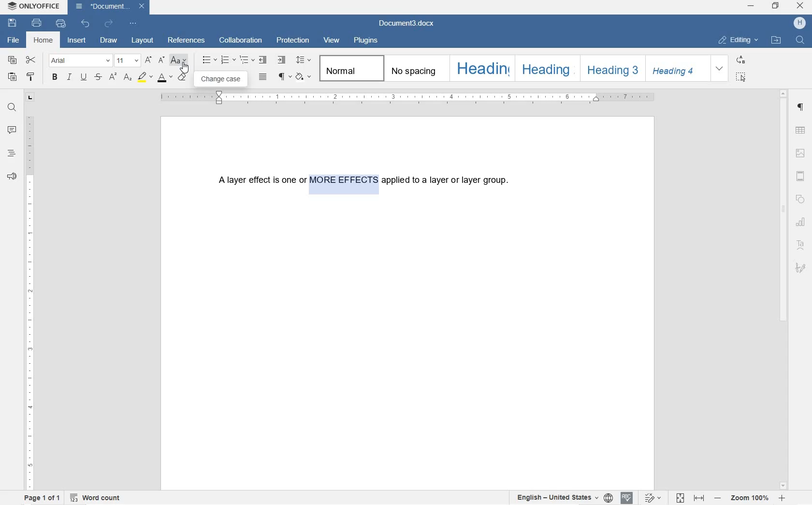 The width and height of the screenshot is (812, 505). Describe the element at coordinates (31, 60) in the screenshot. I see `CUT` at that location.